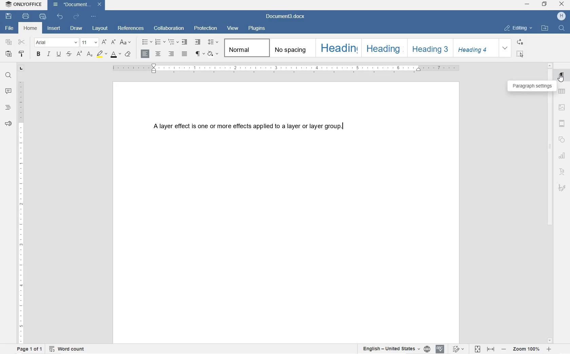 The height and width of the screenshot is (354, 570). I want to click on JUSTIFIED, so click(184, 53).